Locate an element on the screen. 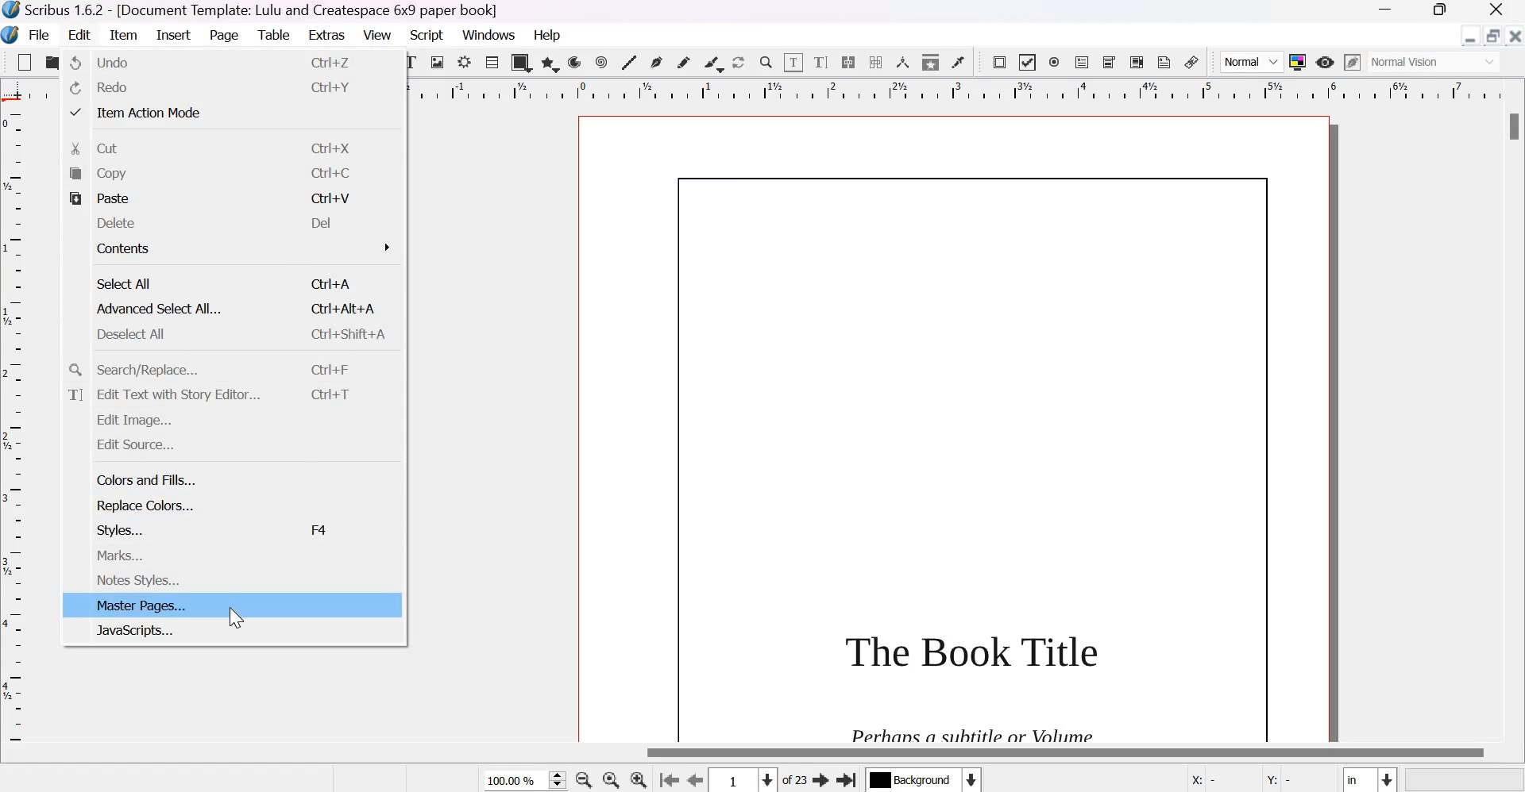  Close is located at coordinates (1515, 36).